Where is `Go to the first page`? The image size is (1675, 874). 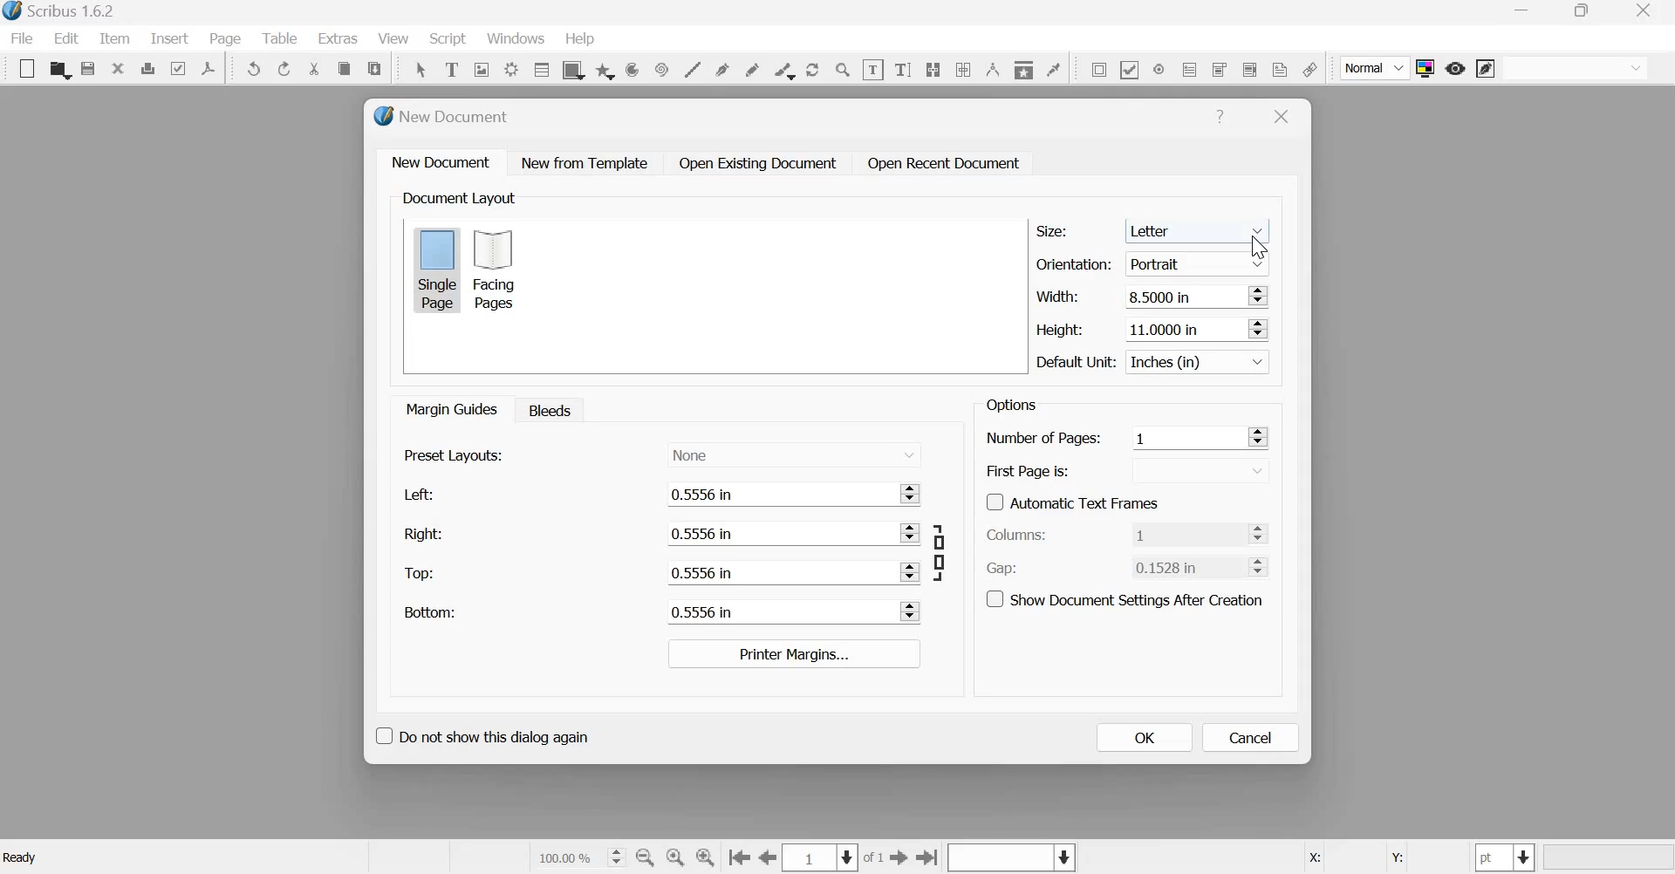
Go to the first page is located at coordinates (739, 858).